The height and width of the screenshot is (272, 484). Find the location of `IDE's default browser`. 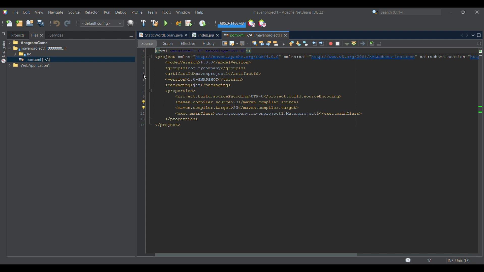

IDE's default browser is located at coordinates (132, 23).